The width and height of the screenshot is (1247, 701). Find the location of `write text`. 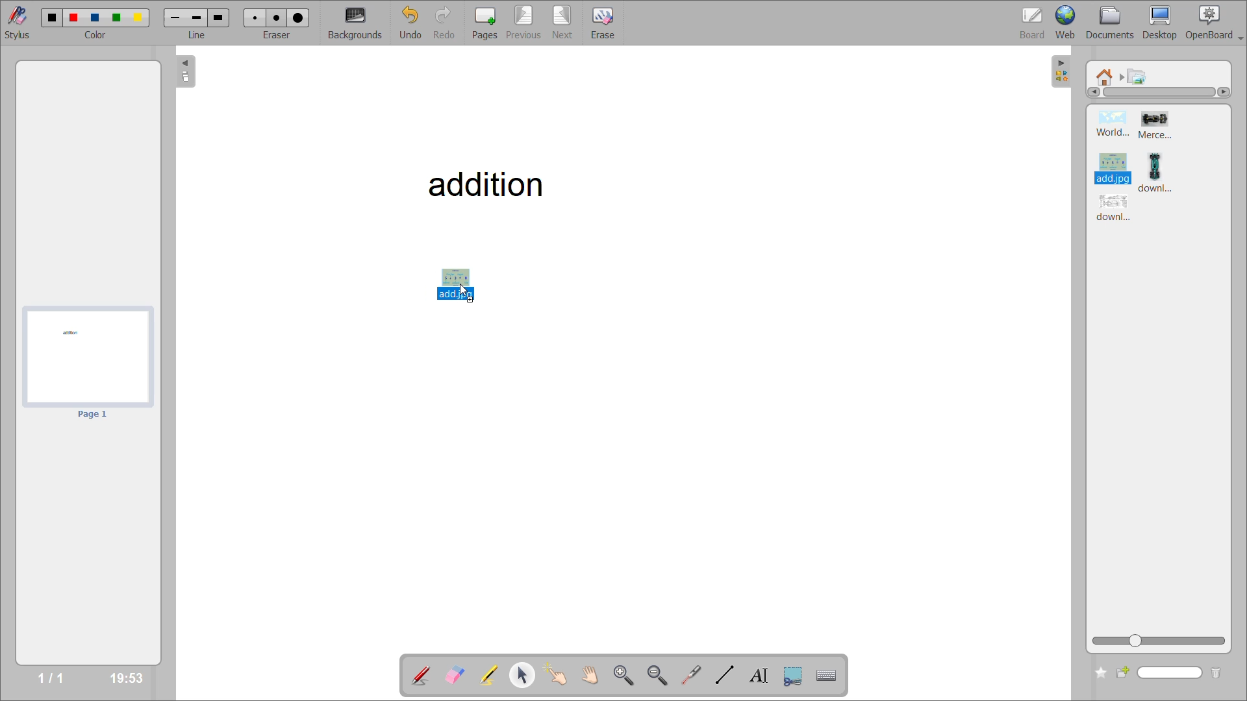

write text is located at coordinates (762, 676).